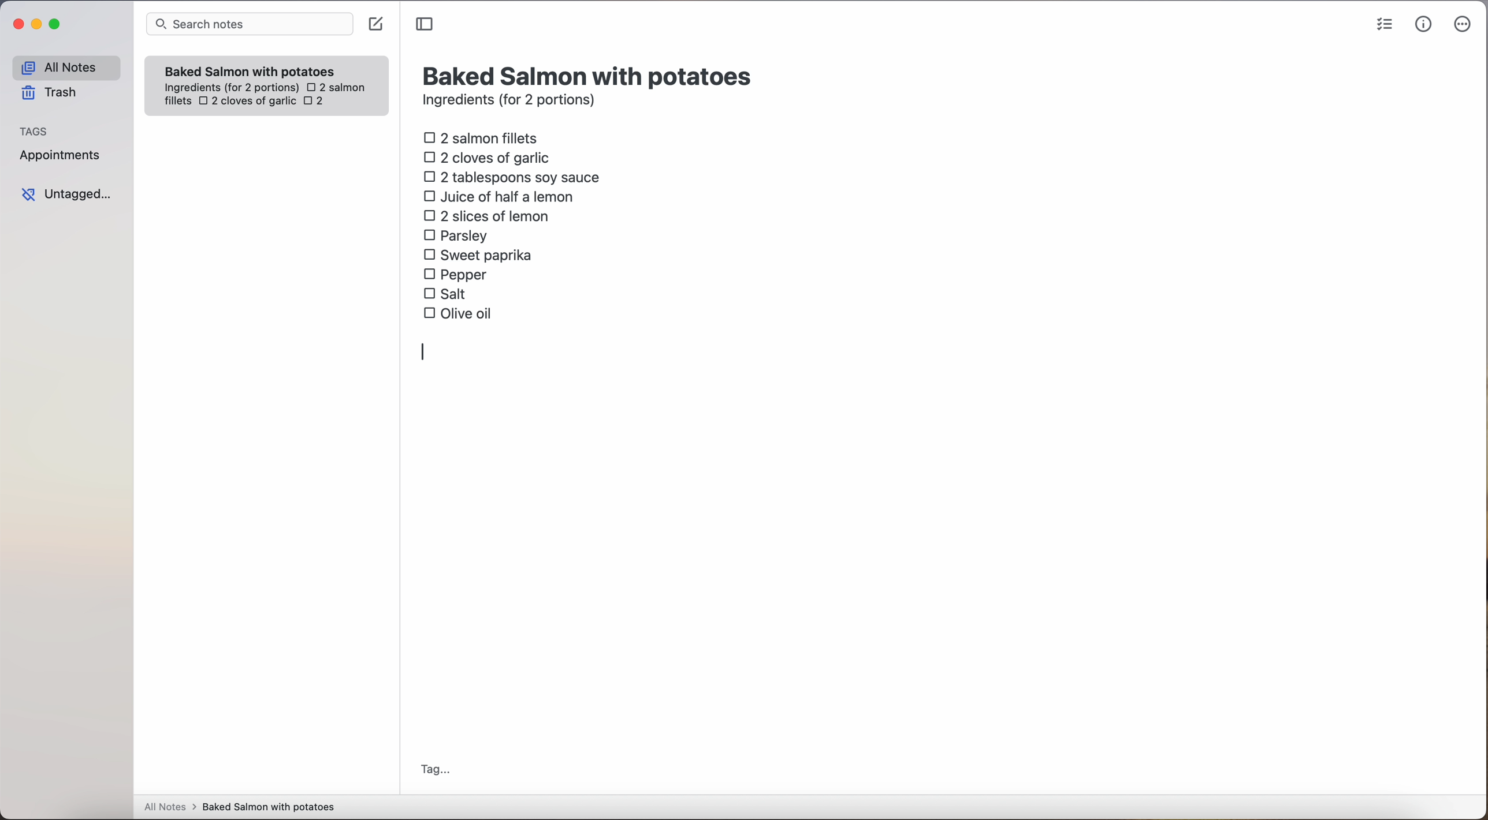 This screenshot has height=820, width=1488. Describe the element at coordinates (590, 74) in the screenshot. I see `title: Baked Salmon with potatoes` at that location.